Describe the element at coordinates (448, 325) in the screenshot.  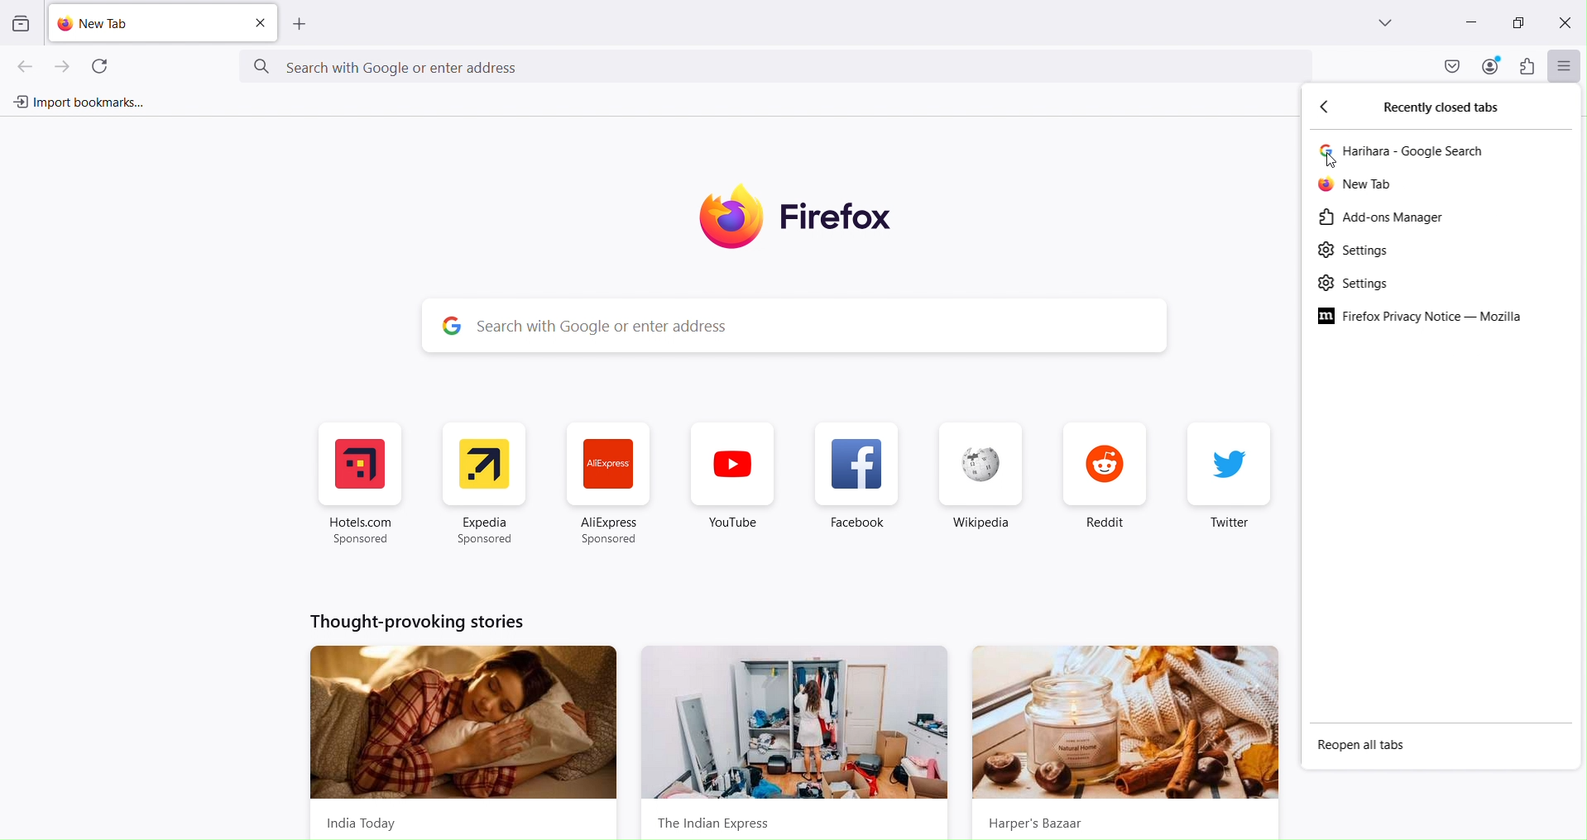
I see `google logo` at that location.